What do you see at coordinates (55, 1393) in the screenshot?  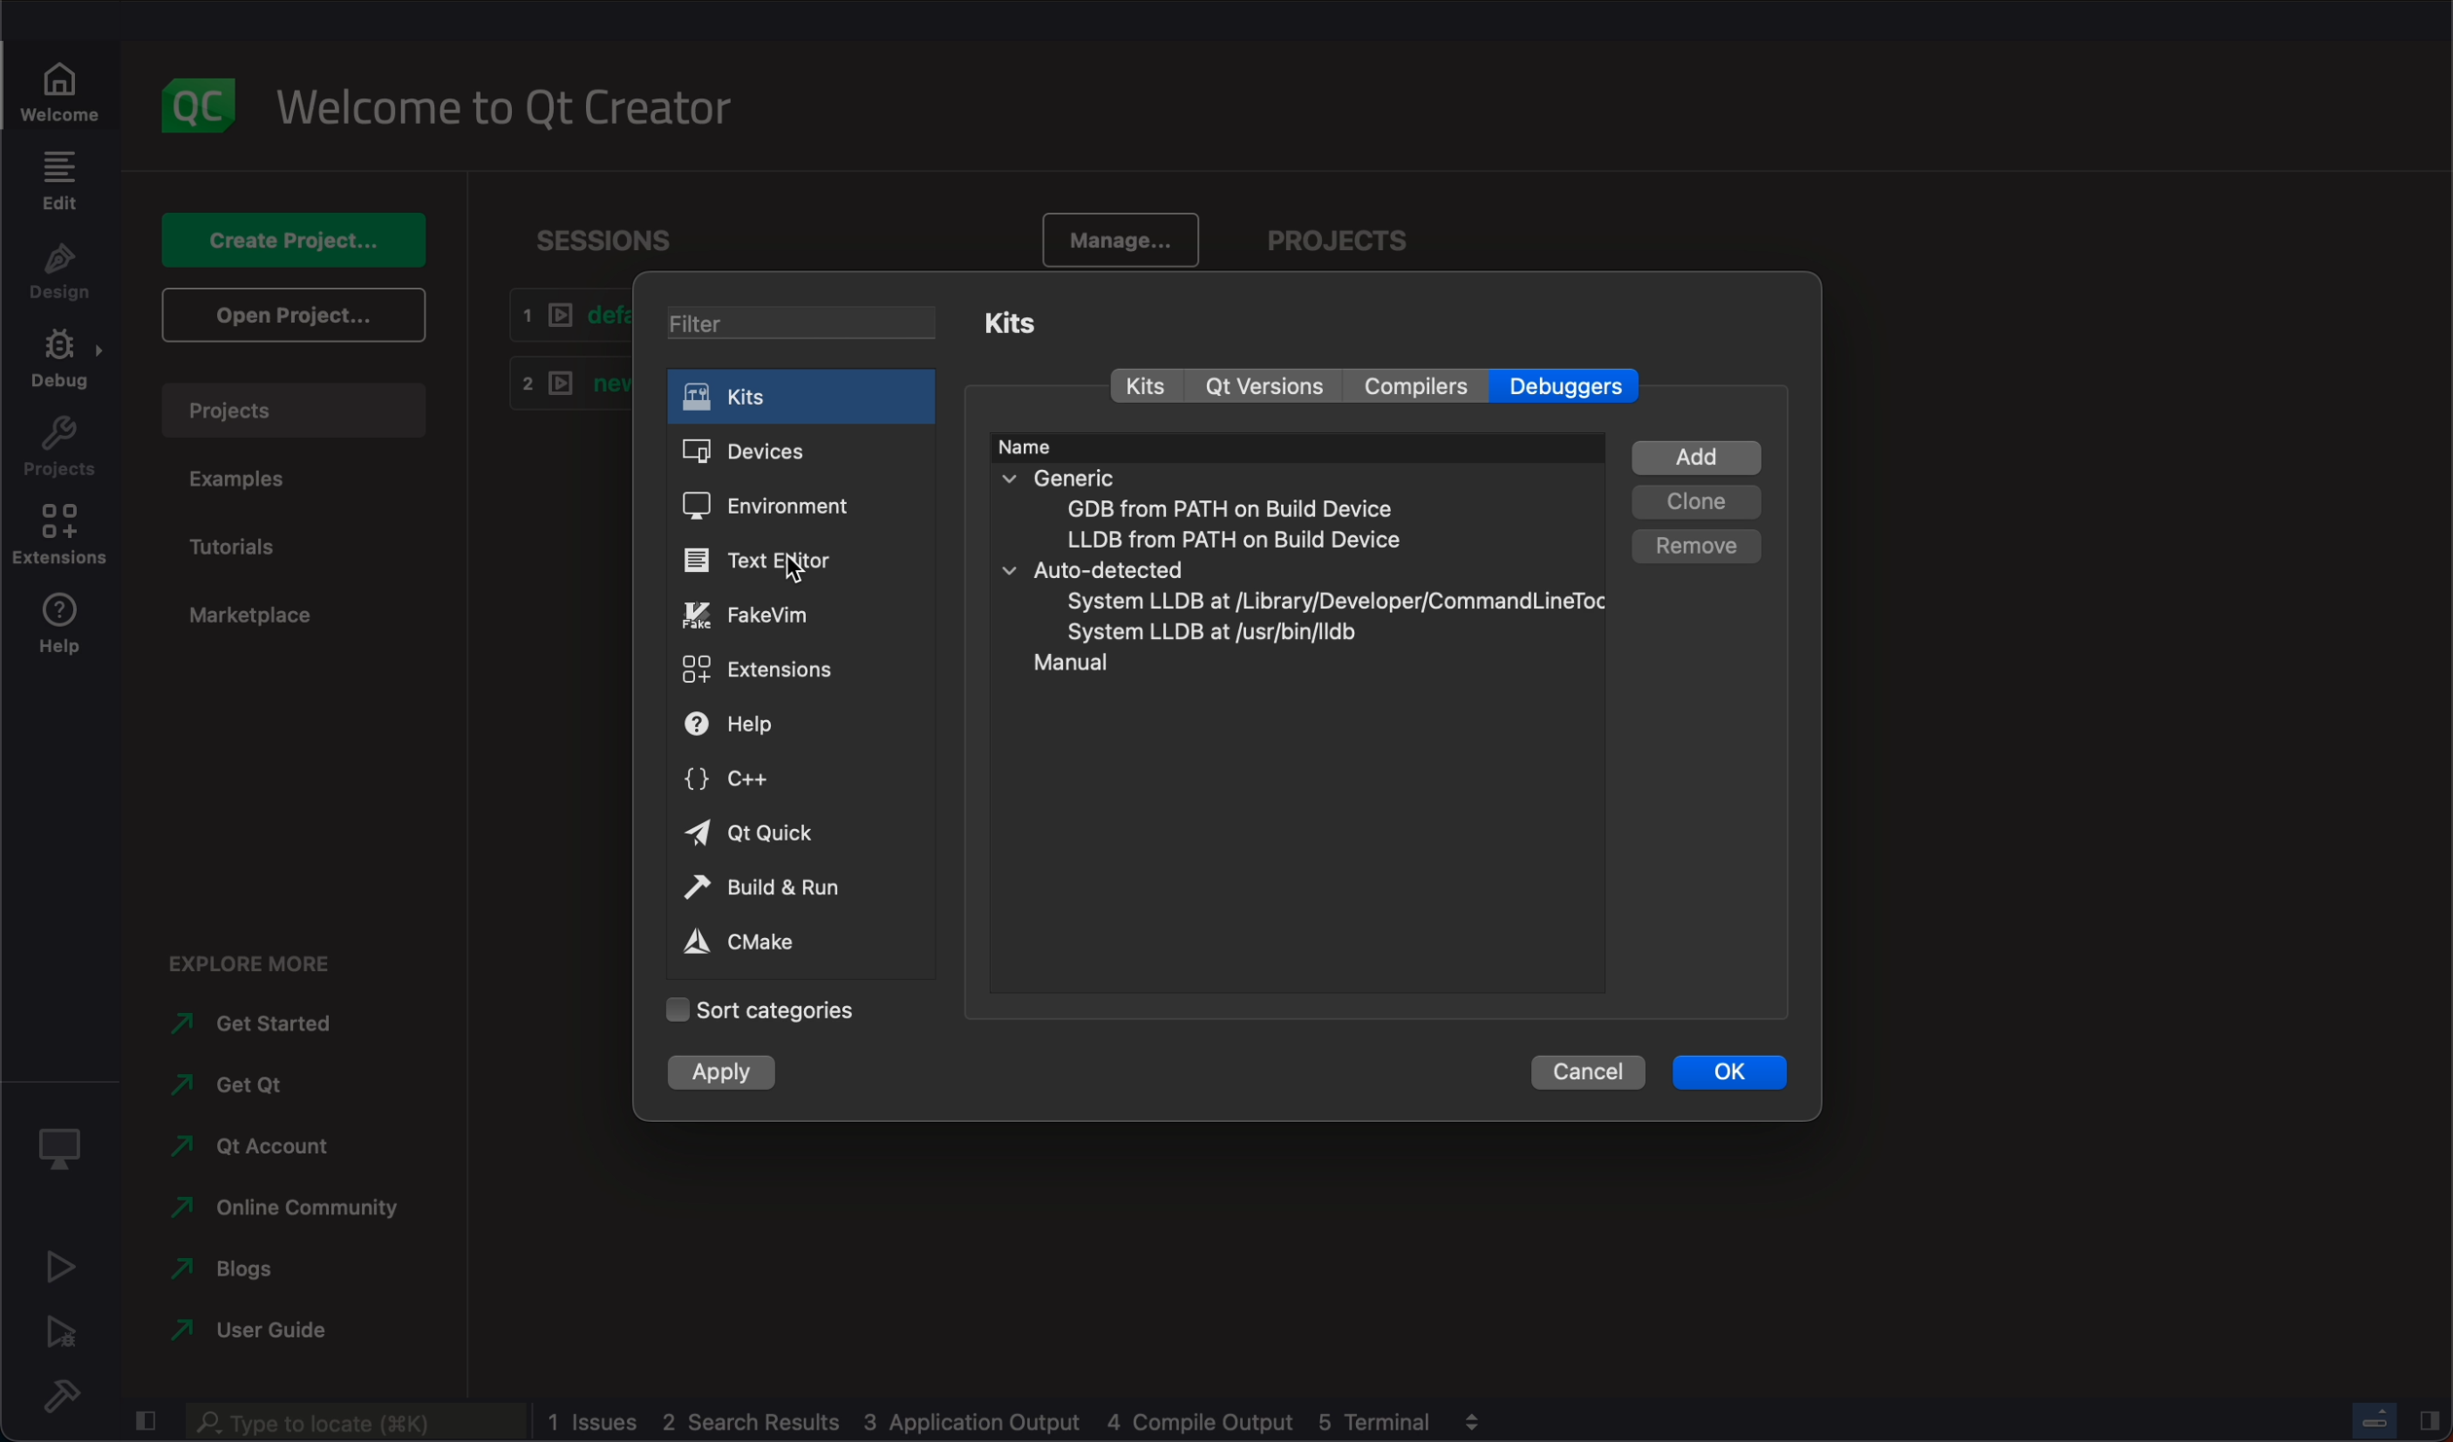 I see `build` at bounding box center [55, 1393].